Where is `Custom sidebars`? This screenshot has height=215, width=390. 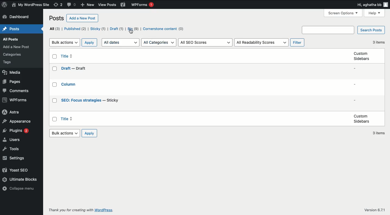
Custom sidebars is located at coordinates (362, 56).